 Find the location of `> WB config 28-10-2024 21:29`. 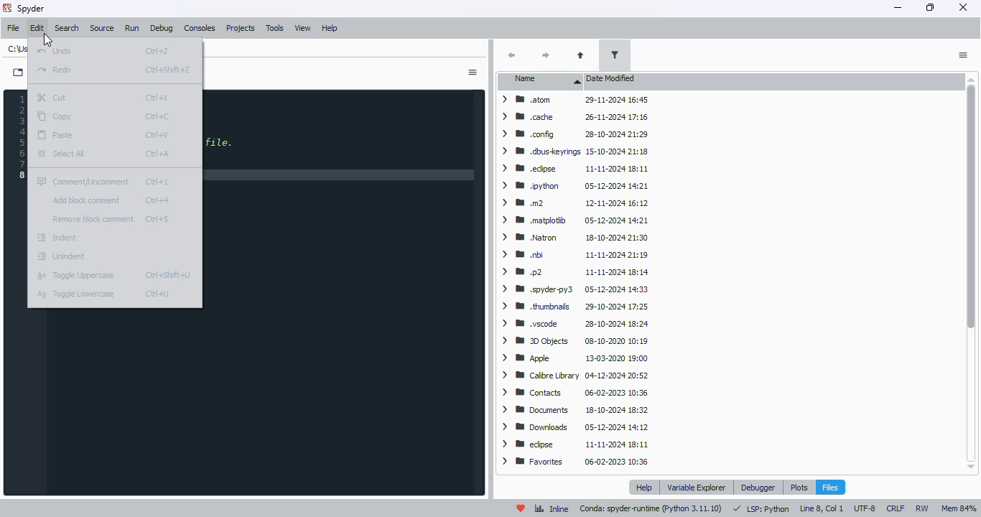

> WB config 28-10-2024 21:29 is located at coordinates (572, 134).